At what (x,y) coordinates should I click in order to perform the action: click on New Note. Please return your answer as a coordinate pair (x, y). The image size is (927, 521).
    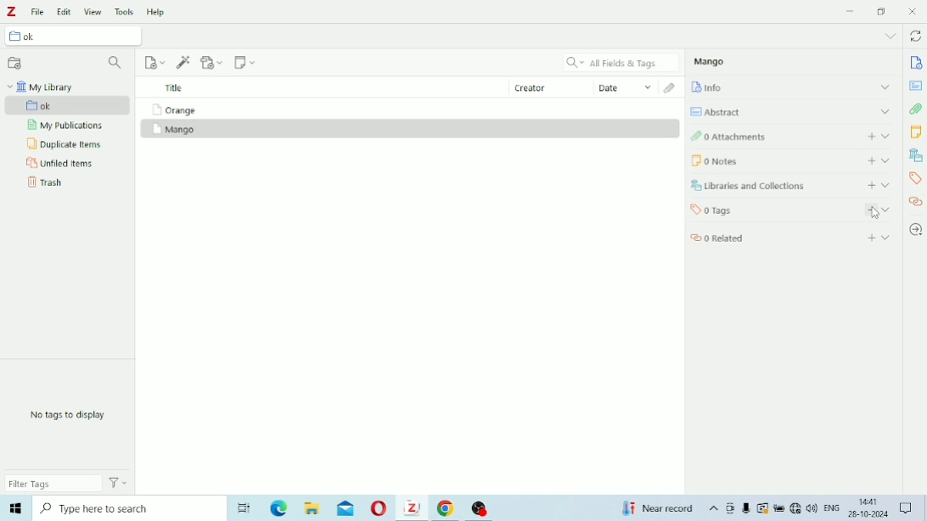
    Looking at the image, I should click on (245, 63).